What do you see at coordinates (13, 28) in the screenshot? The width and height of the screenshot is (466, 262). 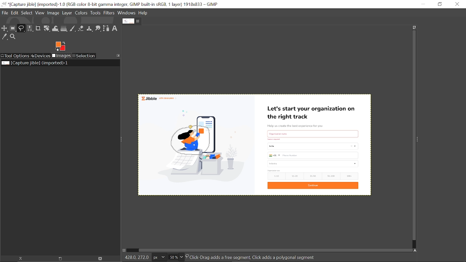 I see `Rectangular select tool` at bounding box center [13, 28].